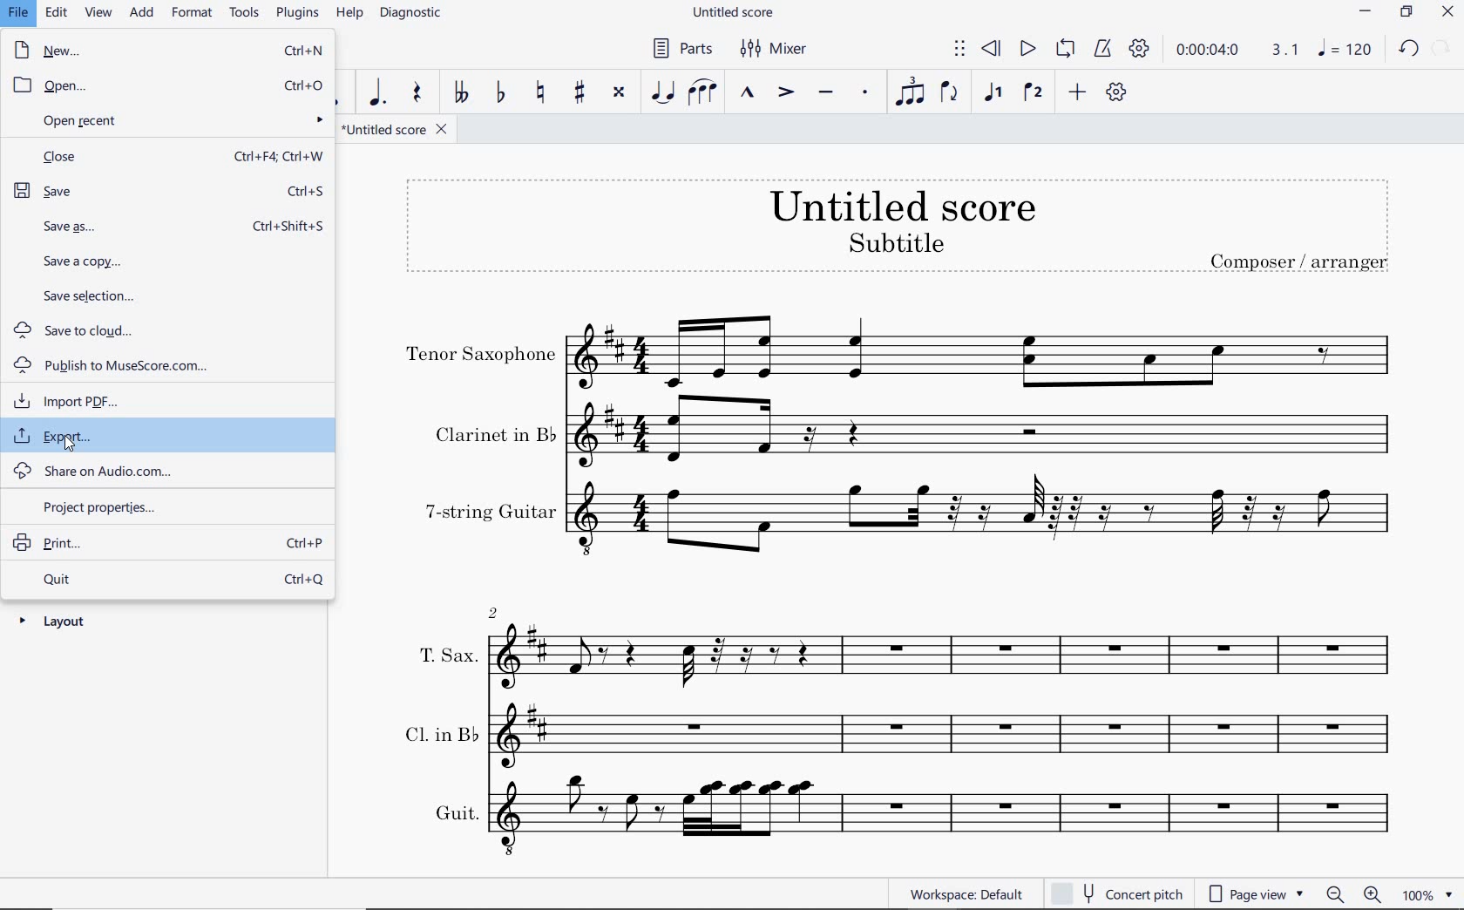  I want to click on WORKSPACE: DEFAULT, so click(946, 893).